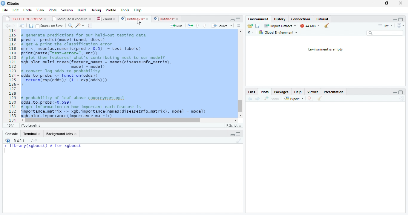 The width and height of the screenshot is (408, 215). What do you see at coordinates (70, 25) in the screenshot?
I see `Find/Replace` at bounding box center [70, 25].